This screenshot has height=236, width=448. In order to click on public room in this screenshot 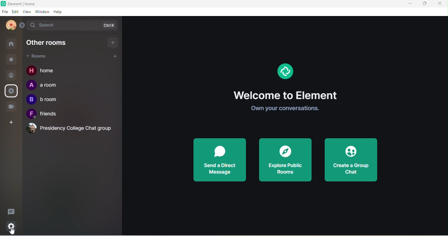, I will do `click(11, 91)`.